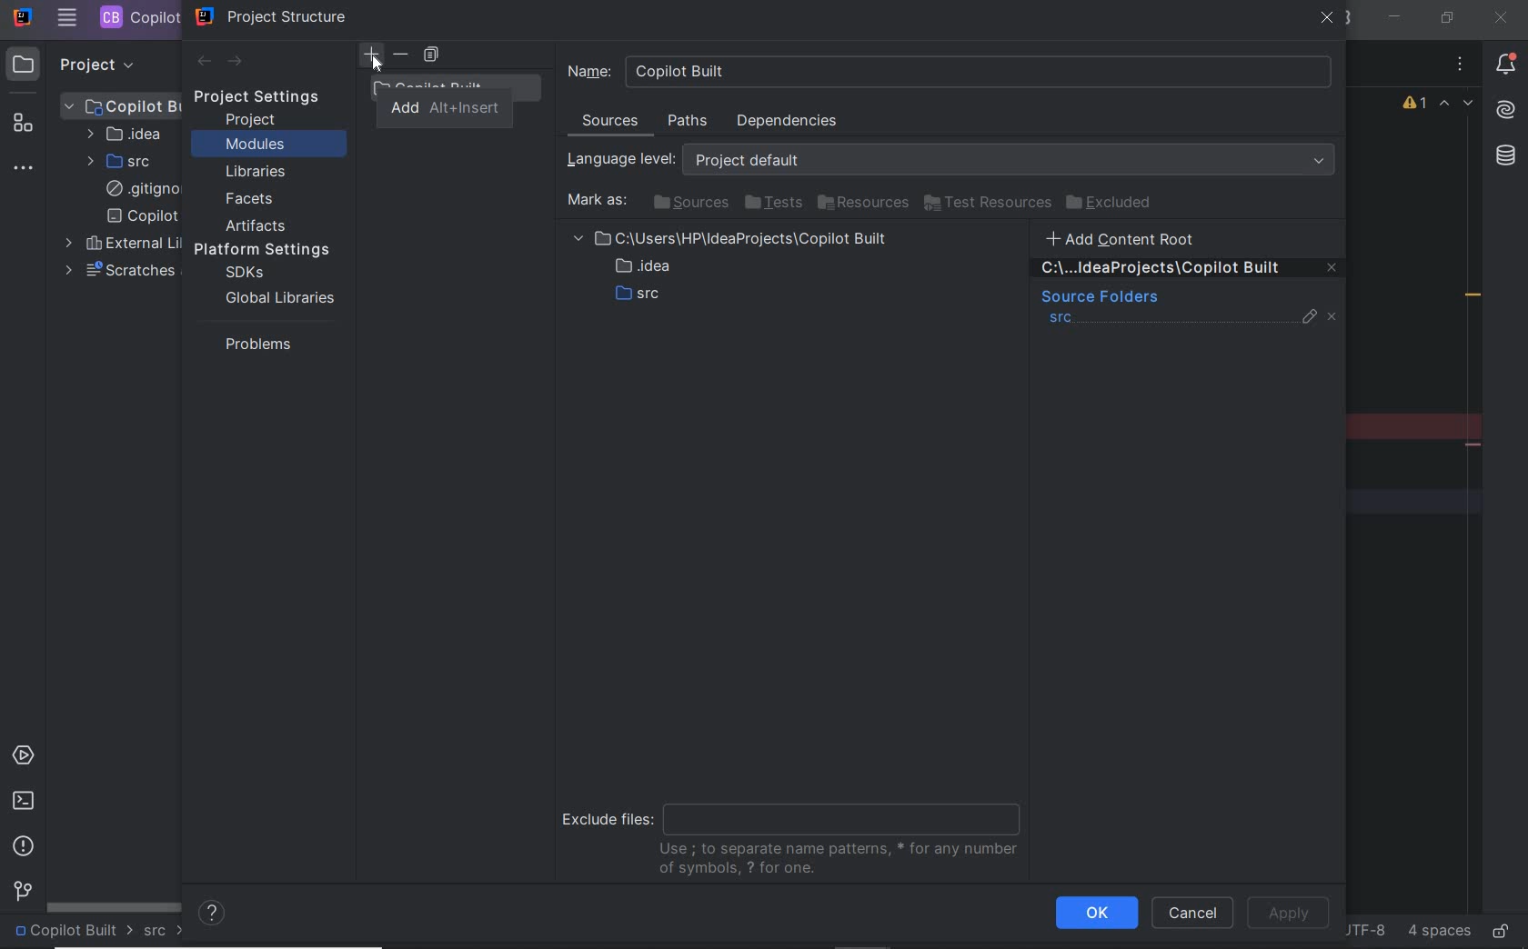 This screenshot has height=949, width=1528. Describe the element at coordinates (142, 216) in the screenshot. I see `copilot built.iml` at that location.